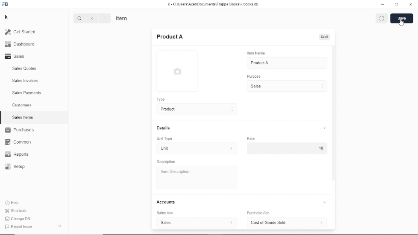  What do you see at coordinates (170, 37) in the screenshot?
I see `New Entry` at bounding box center [170, 37].